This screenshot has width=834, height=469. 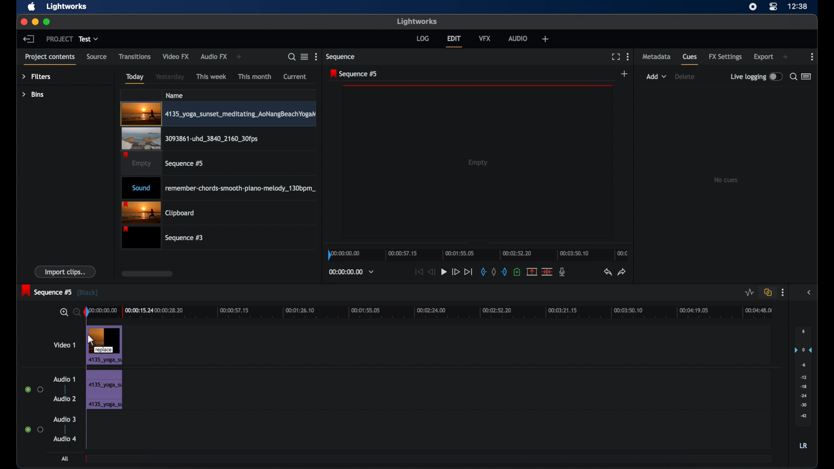 What do you see at coordinates (454, 41) in the screenshot?
I see `edit` at bounding box center [454, 41].